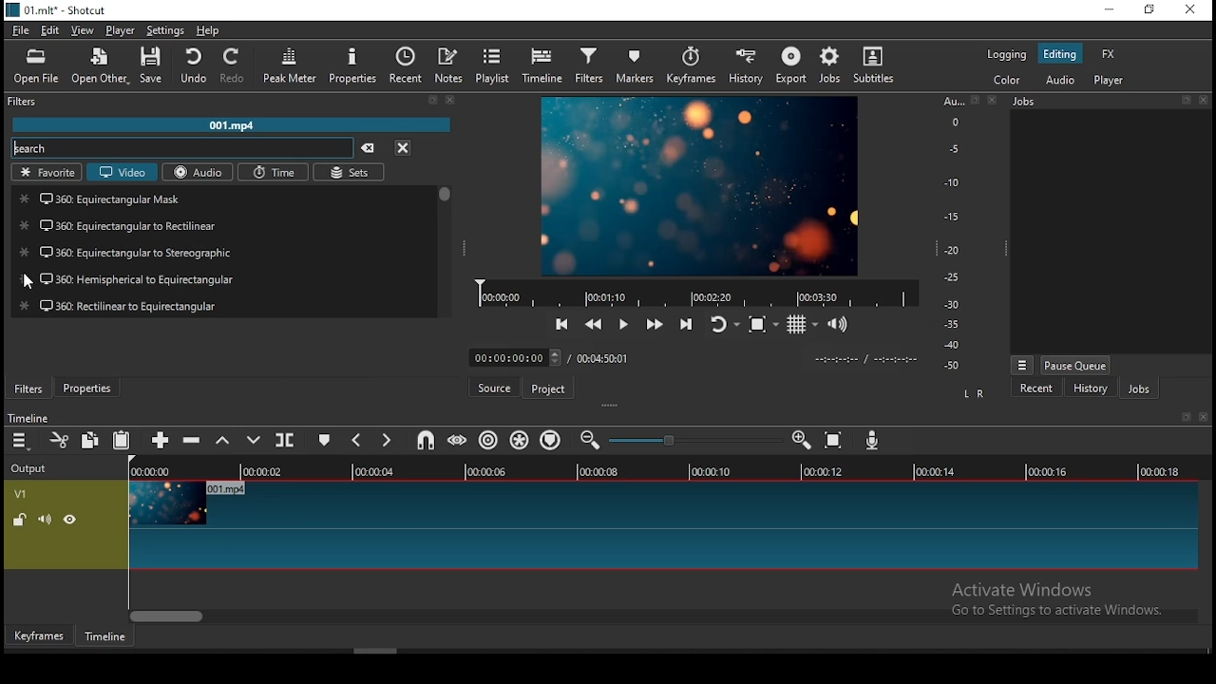  Describe the element at coordinates (219, 441) in the screenshot. I see `lift` at that location.